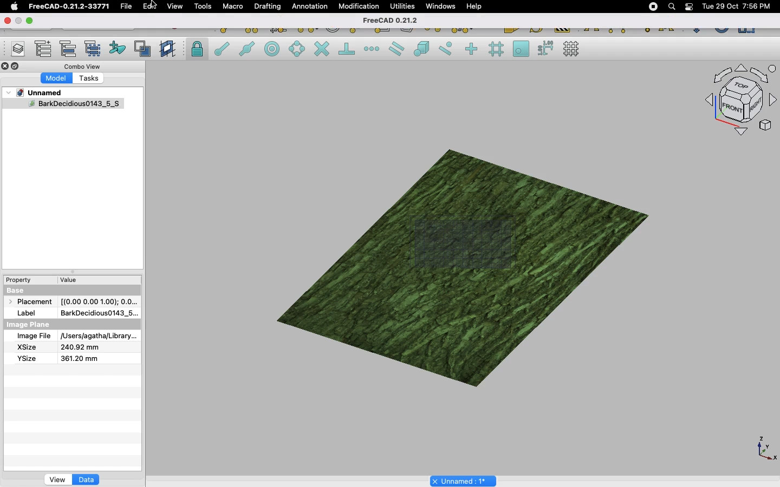 This screenshot has width=780, height=487. Describe the element at coordinates (86, 479) in the screenshot. I see `Data` at that location.